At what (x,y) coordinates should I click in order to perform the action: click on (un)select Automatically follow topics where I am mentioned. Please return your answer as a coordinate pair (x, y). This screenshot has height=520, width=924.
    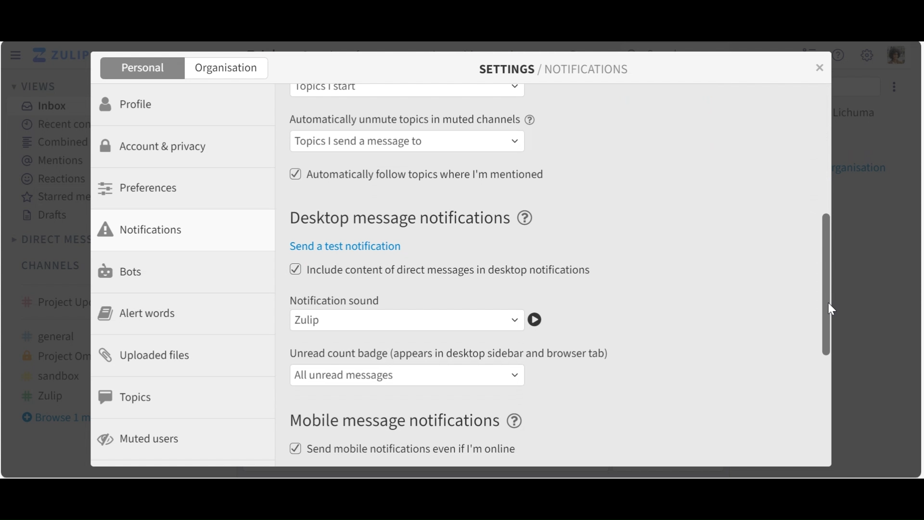
    Looking at the image, I should click on (416, 173).